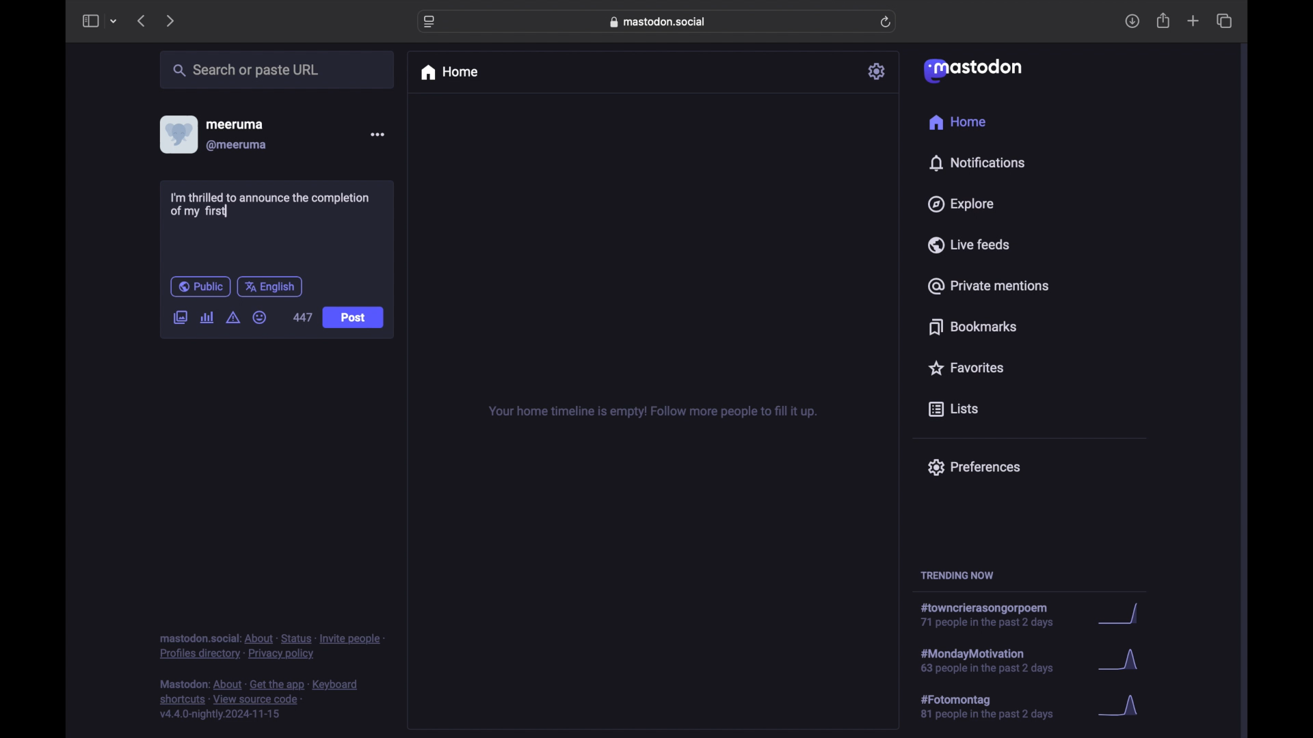 Image resolution: width=1313 pixels, height=738 pixels. Describe the element at coordinates (996, 705) in the screenshot. I see `hashtag trend` at that location.